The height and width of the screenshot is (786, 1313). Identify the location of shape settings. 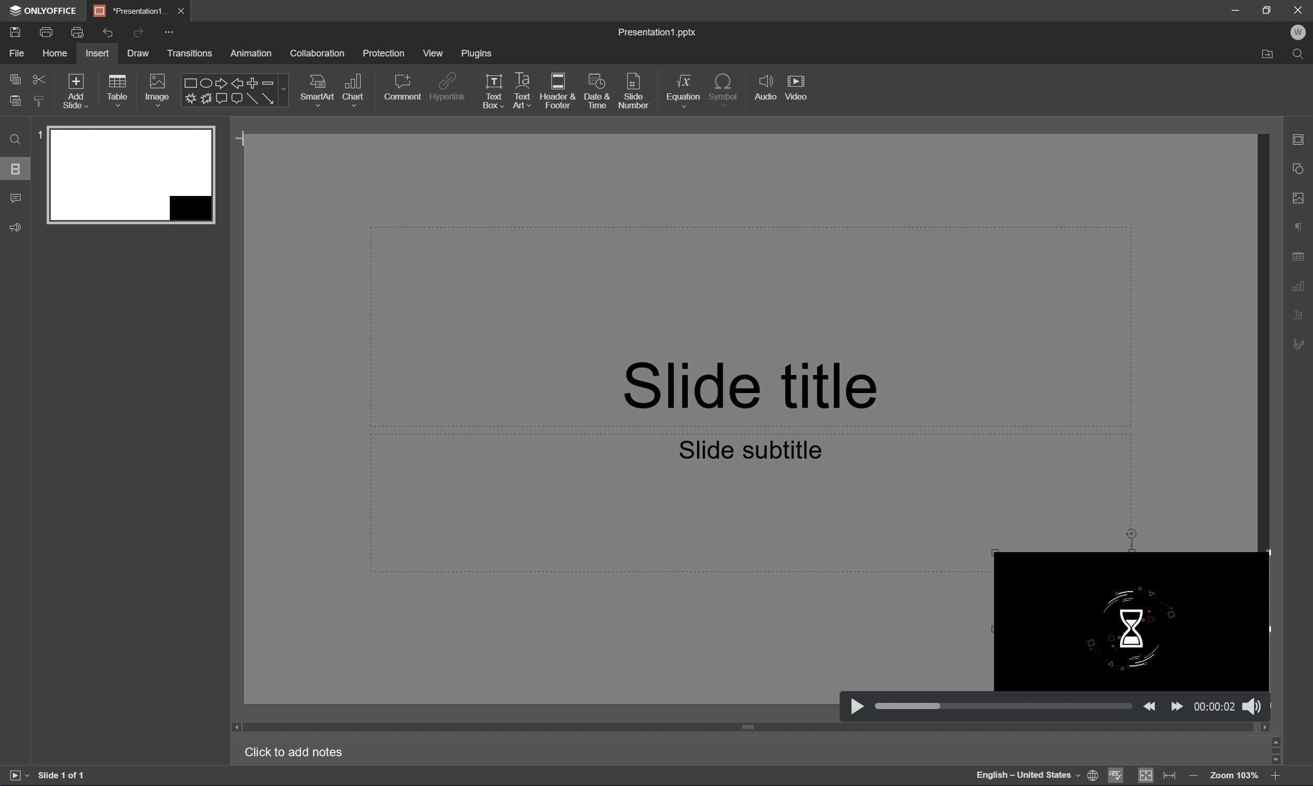
(1300, 168).